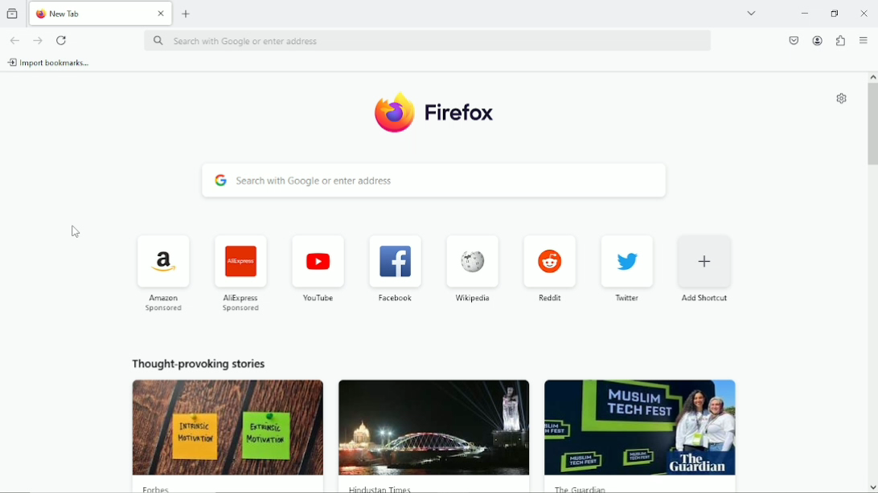 The image size is (878, 493). I want to click on Restore down, so click(835, 14).